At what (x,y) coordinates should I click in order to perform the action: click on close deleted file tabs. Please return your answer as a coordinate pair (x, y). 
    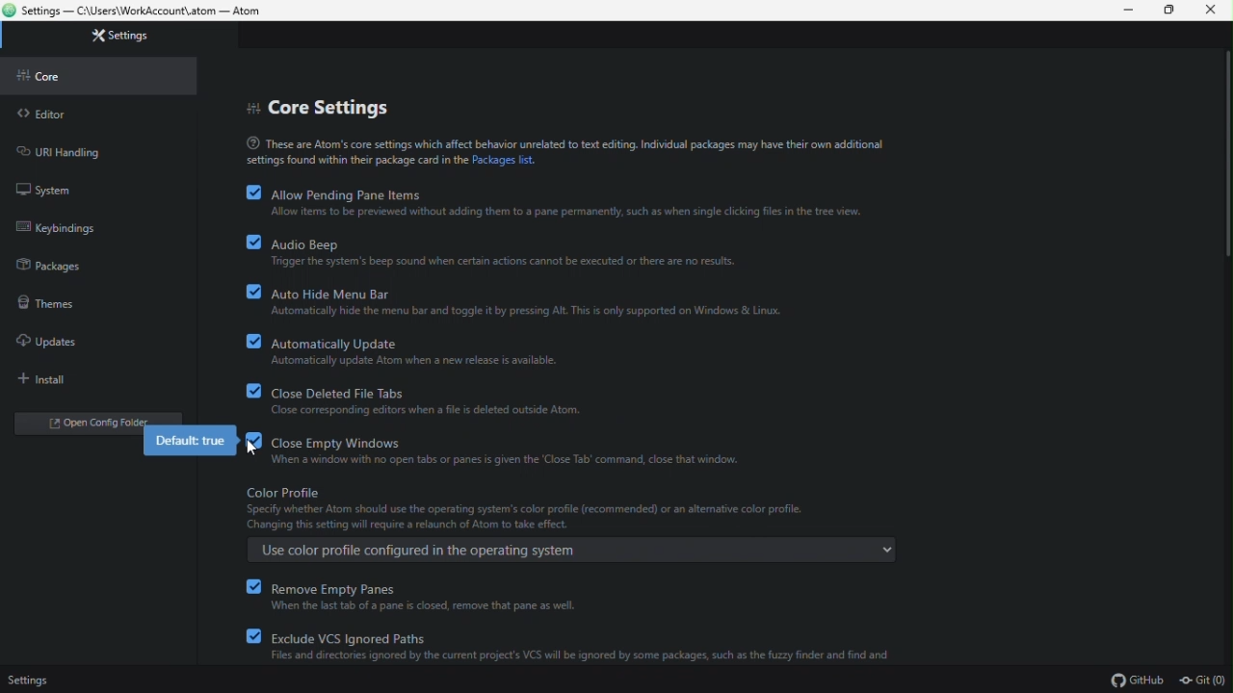
    Looking at the image, I should click on (429, 401).